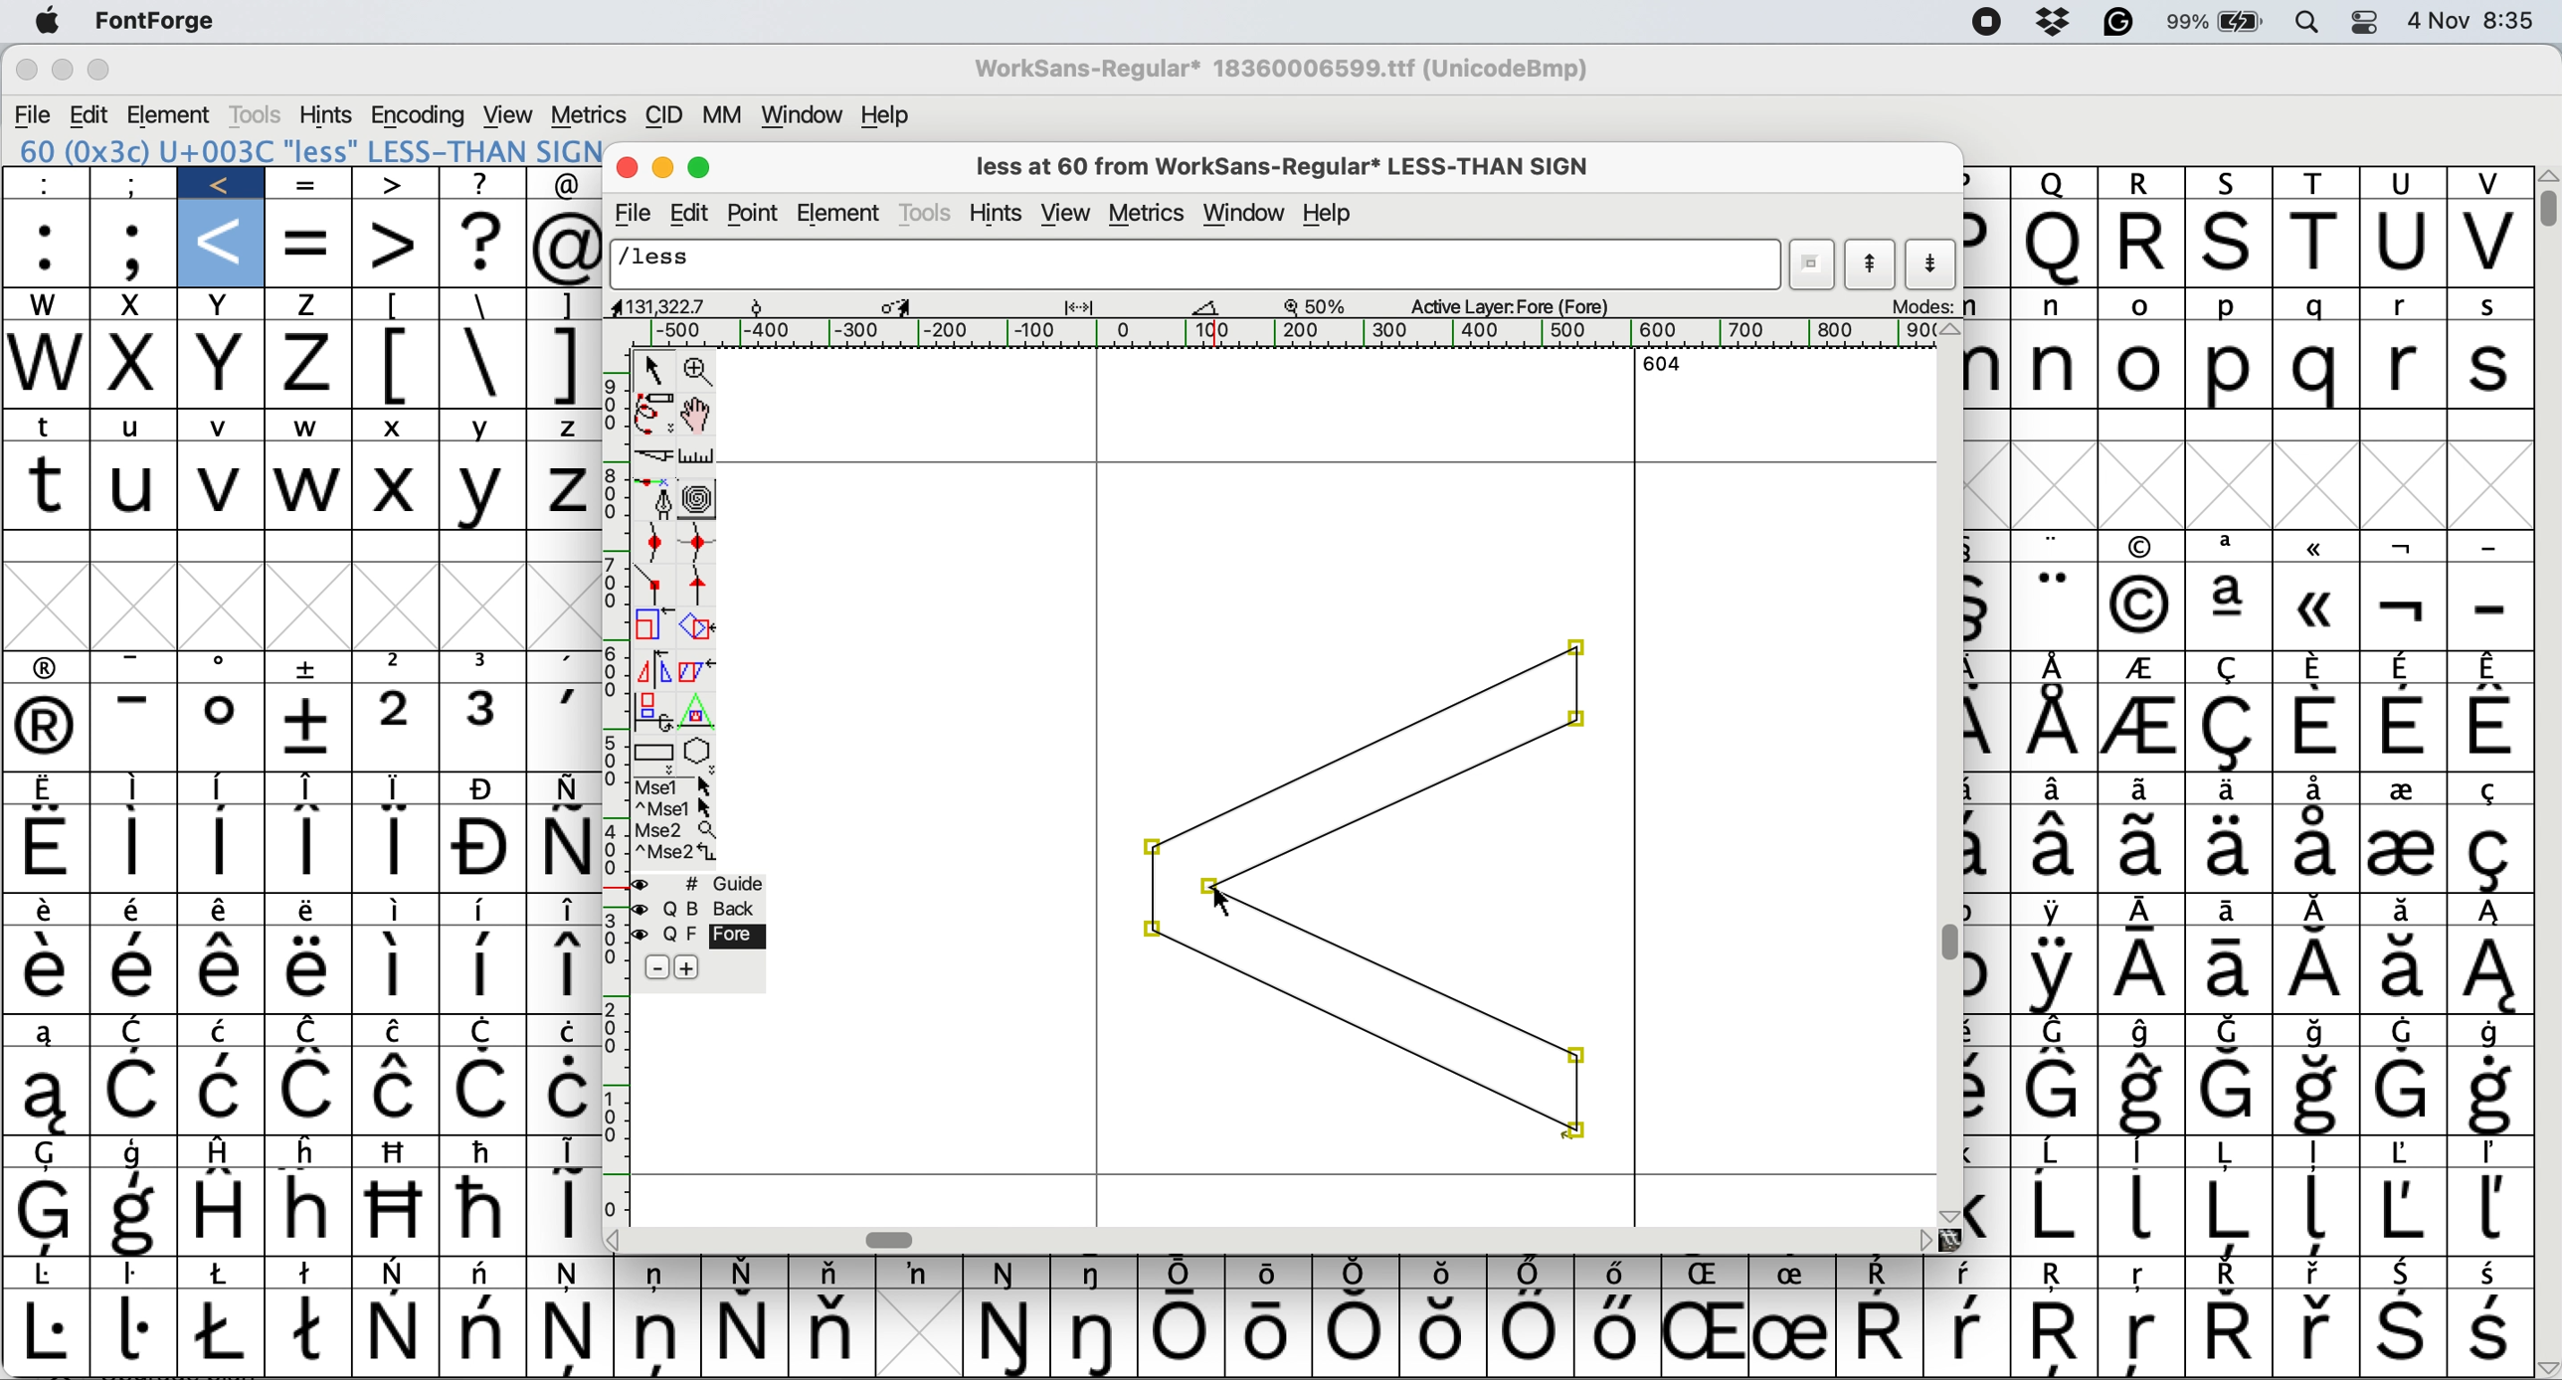 The image size is (2562, 1380). What do you see at coordinates (420, 114) in the screenshot?
I see `encoding` at bounding box center [420, 114].